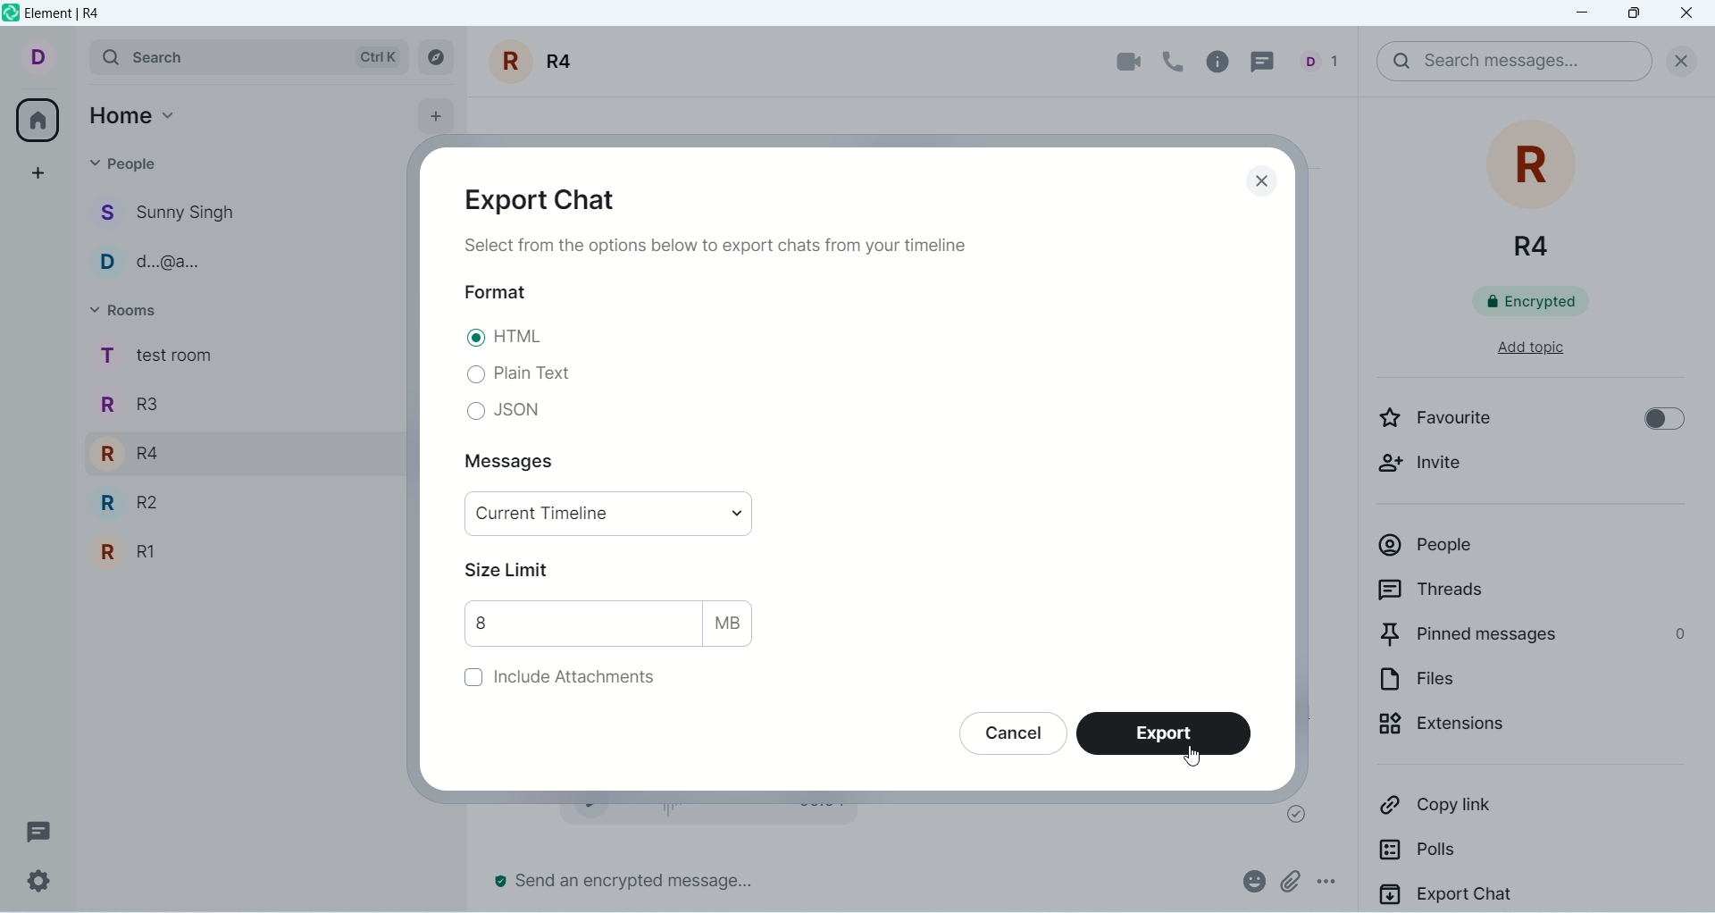 This screenshot has width=1715, height=913. Describe the element at coordinates (136, 171) in the screenshot. I see `people` at that location.